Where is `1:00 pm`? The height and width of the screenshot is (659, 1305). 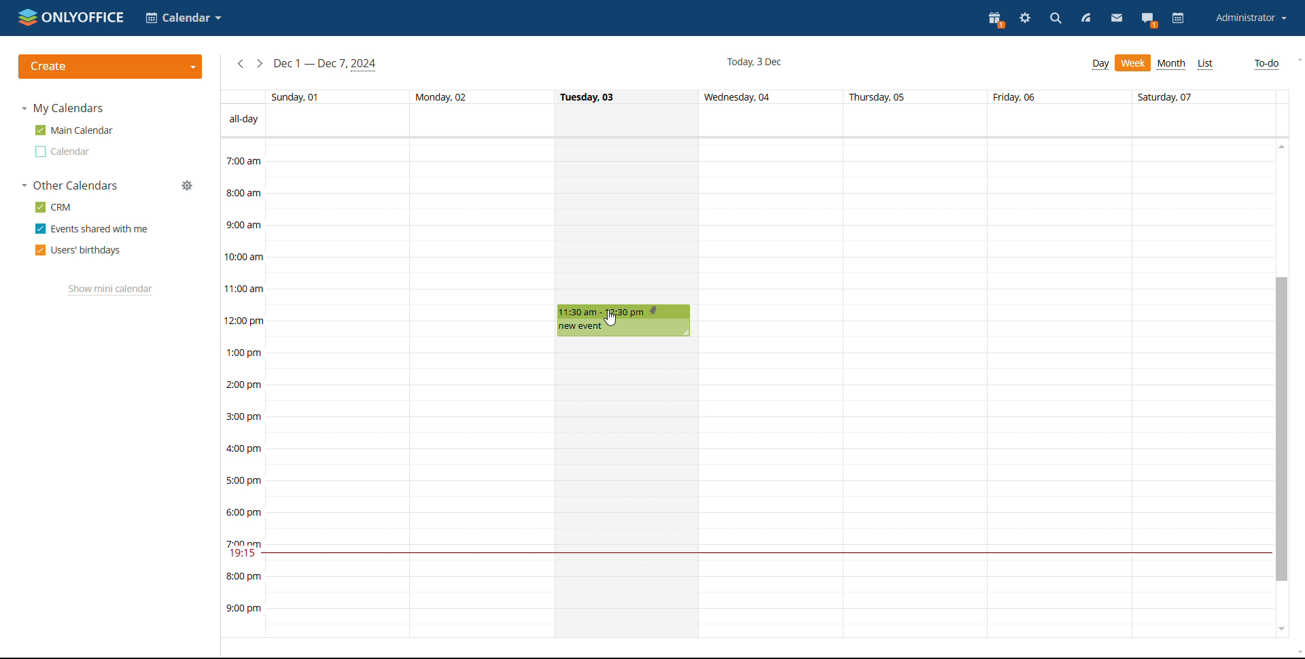 1:00 pm is located at coordinates (245, 353).